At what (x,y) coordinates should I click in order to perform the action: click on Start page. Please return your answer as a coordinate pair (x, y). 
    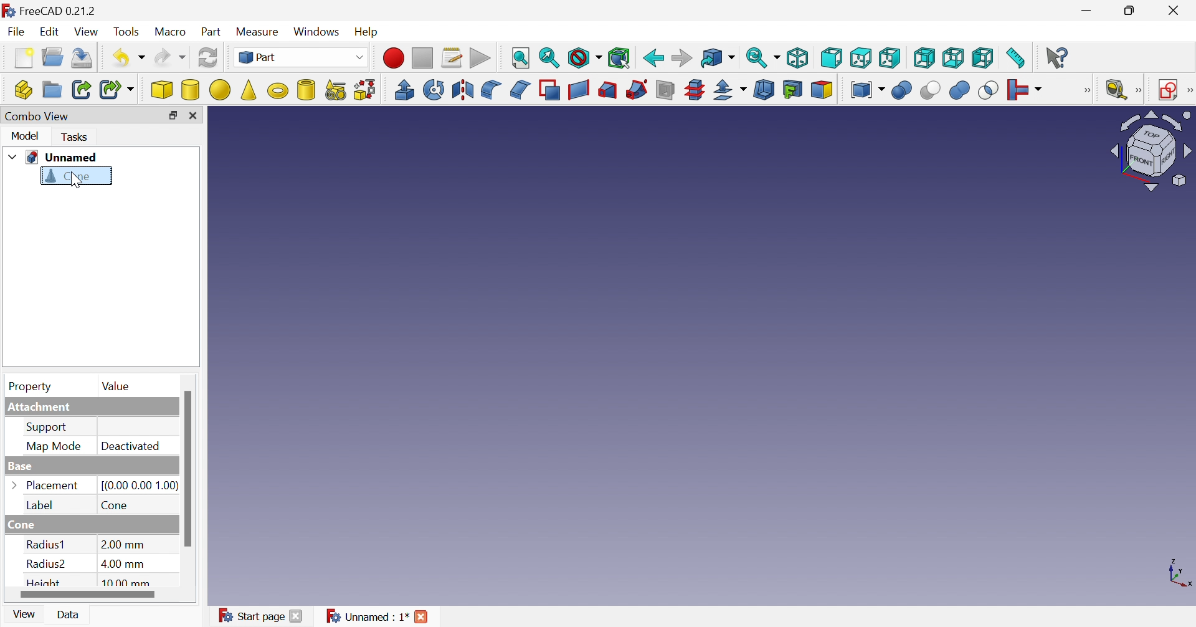
    Looking at the image, I should click on (251, 617).